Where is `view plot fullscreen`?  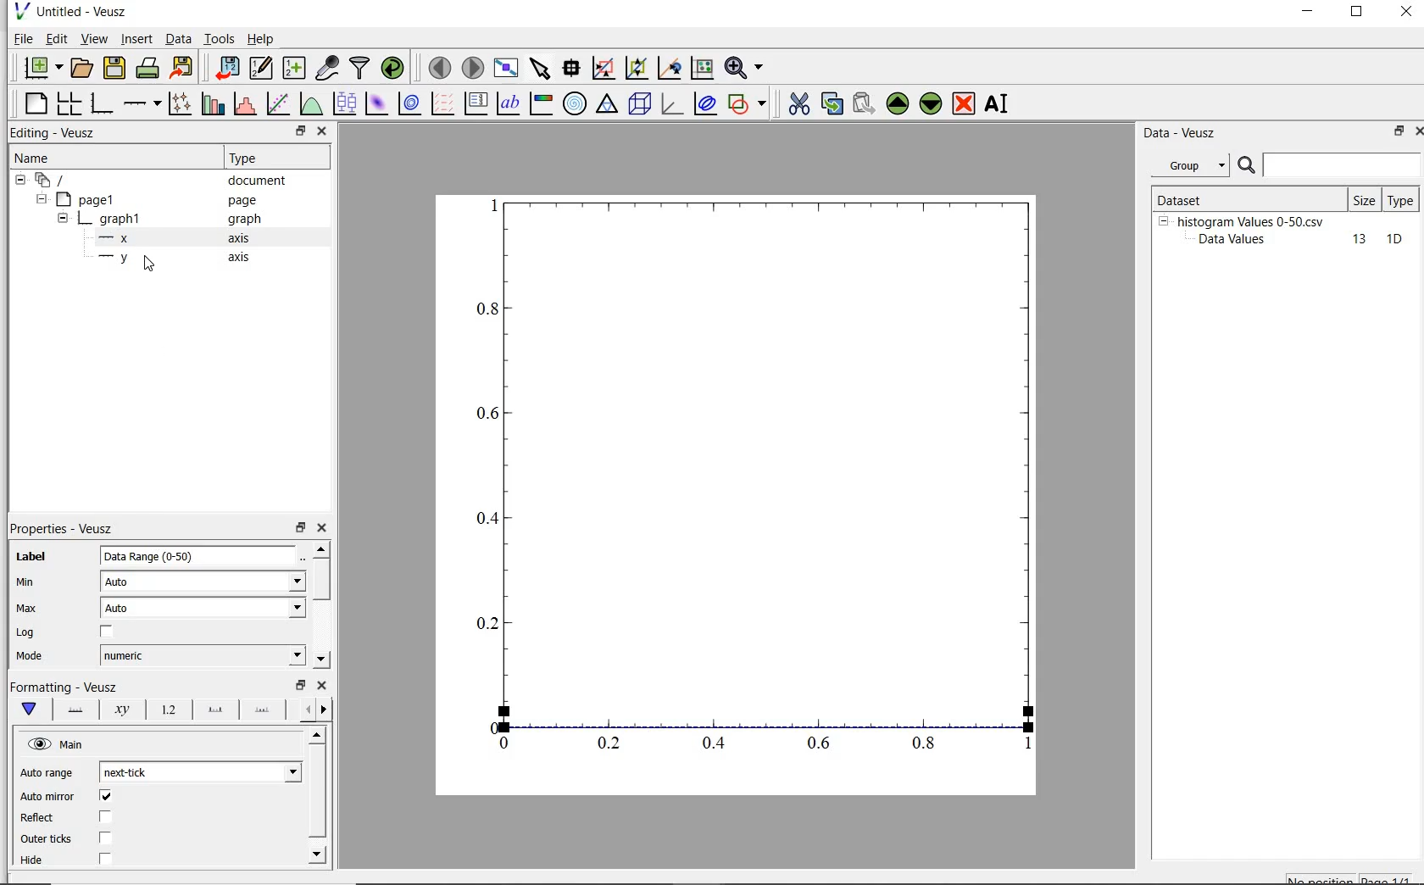 view plot fullscreen is located at coordinates (506, 66).